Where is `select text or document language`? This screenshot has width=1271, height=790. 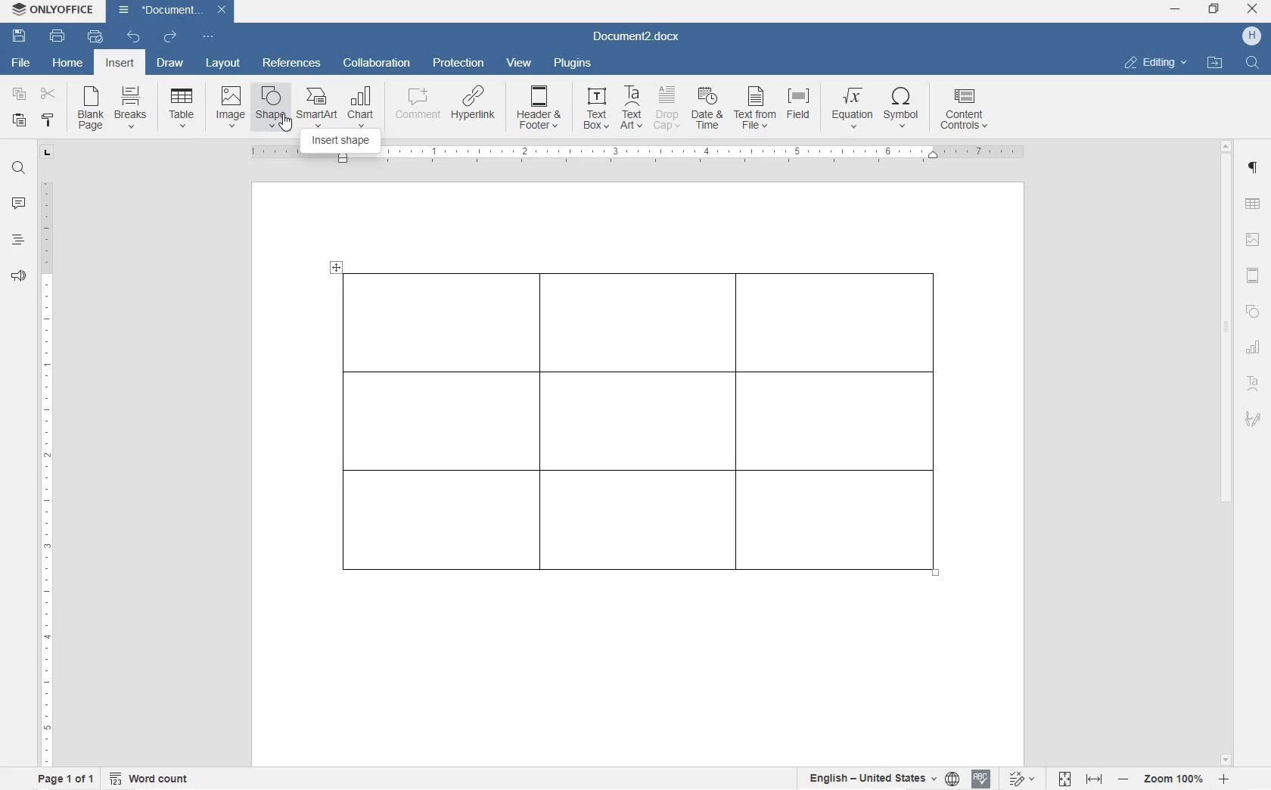 select text or document language is located at coordinates (881, 780).